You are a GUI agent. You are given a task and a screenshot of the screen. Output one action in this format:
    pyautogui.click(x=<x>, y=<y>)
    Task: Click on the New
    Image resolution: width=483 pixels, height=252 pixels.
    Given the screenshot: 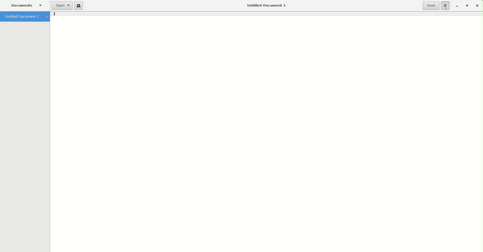 What is the action you would take?
    pyautogui.click(x=79, y=6)
    